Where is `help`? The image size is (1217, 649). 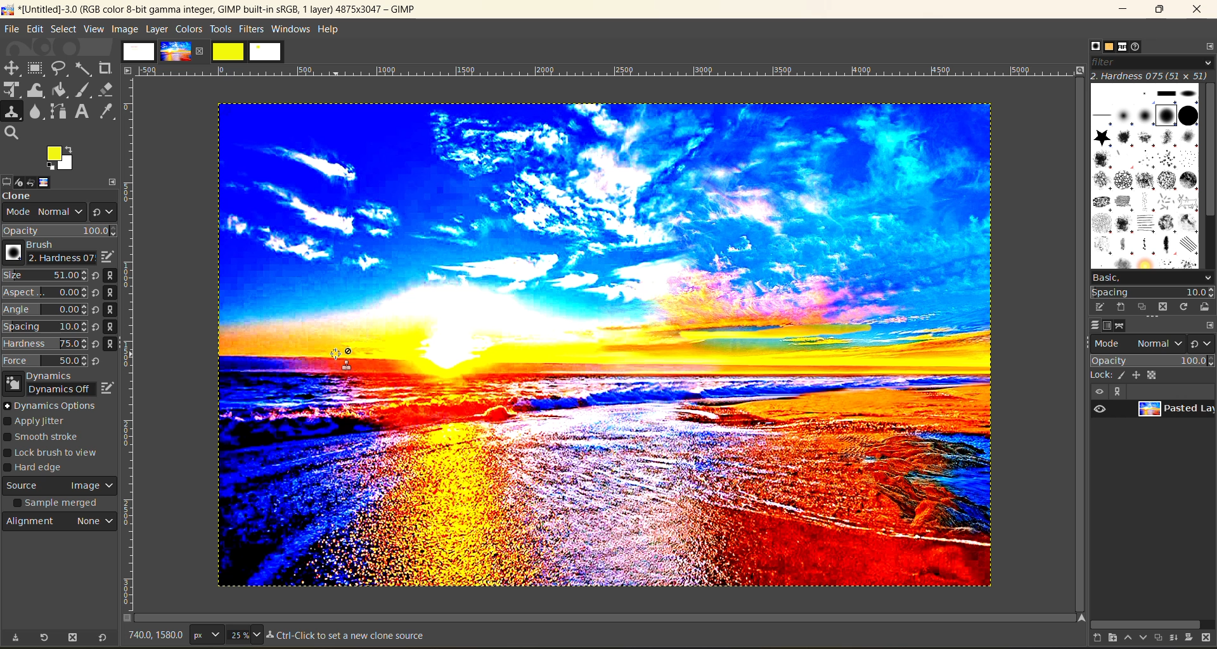 help is located at coordinates (332, 28).